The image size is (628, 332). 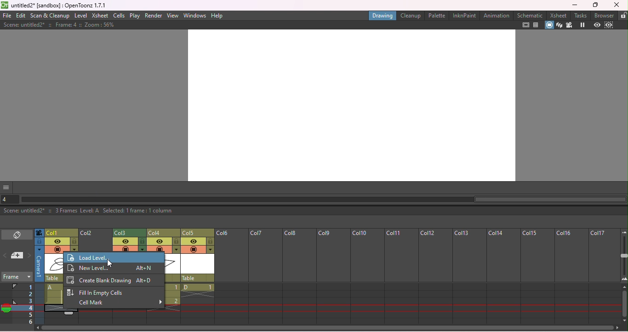 What do you see at coordinates (22, 16) in the screenshot?
I see `Edit` at bounding box center [22, 16].